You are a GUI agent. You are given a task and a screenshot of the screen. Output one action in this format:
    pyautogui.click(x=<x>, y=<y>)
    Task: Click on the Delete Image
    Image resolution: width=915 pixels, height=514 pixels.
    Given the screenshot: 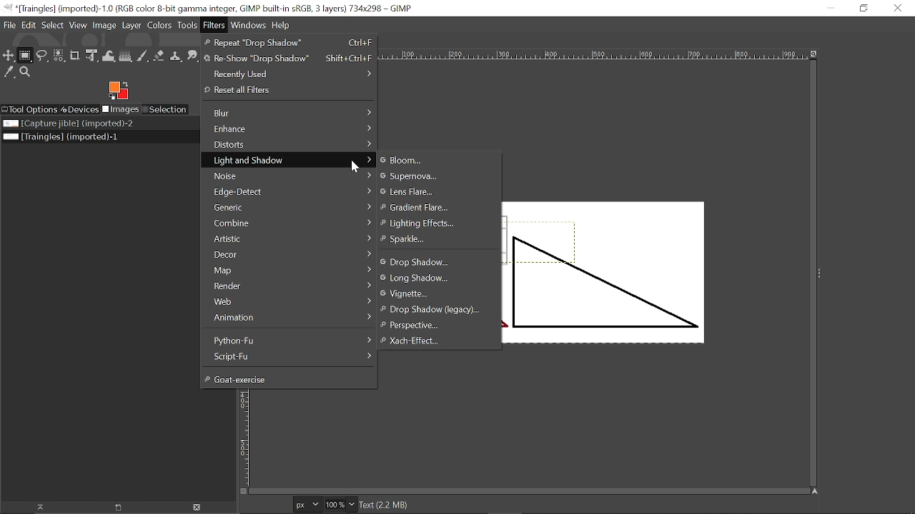 What is the action you would take?
    pyautogui.click(x=196, y=507)
    